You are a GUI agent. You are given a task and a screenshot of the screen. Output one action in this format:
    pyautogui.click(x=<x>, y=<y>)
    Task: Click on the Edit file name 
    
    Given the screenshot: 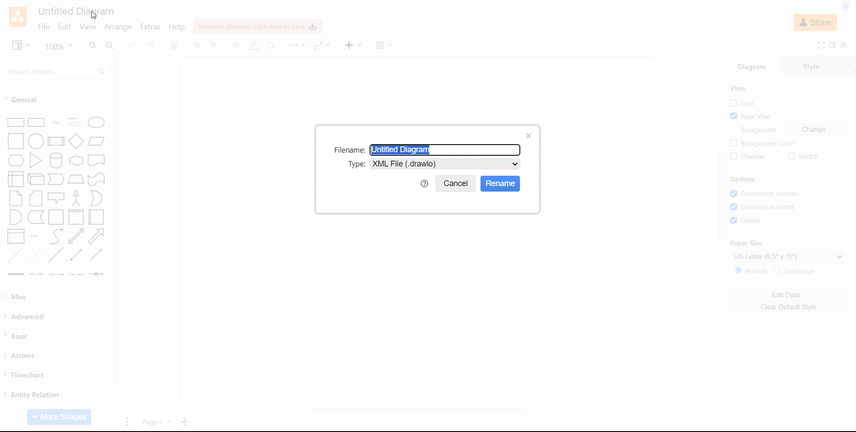 What is the action you would take?
    pyautogui.click(x=446, y=150)
    